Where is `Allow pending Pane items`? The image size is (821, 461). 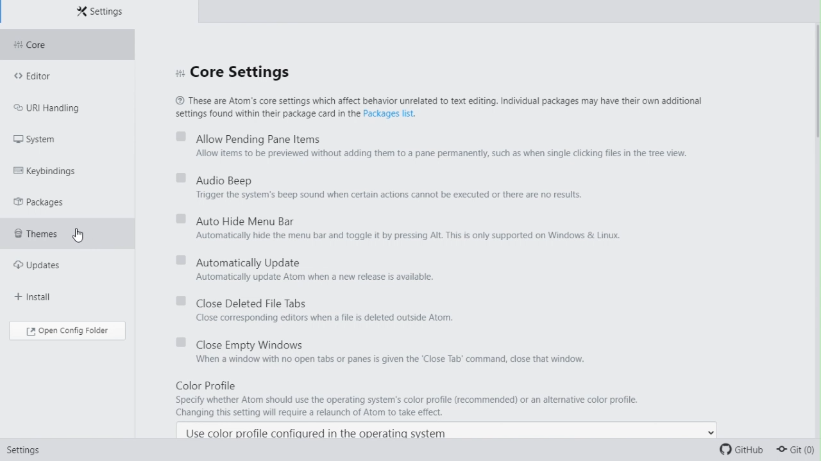 Allow pending Pane items is located at coordinates (430, 147).